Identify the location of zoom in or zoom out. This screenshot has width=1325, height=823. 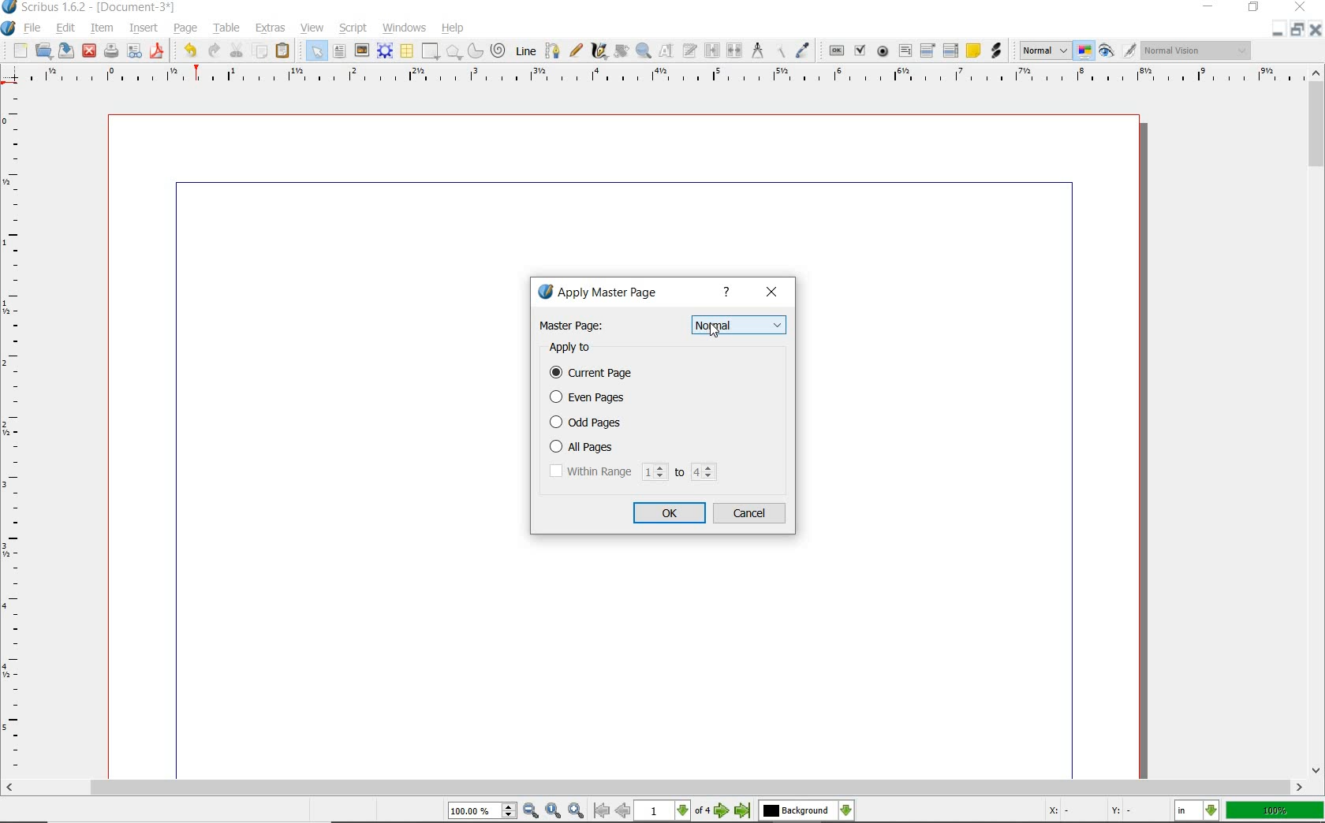
(643, 51).